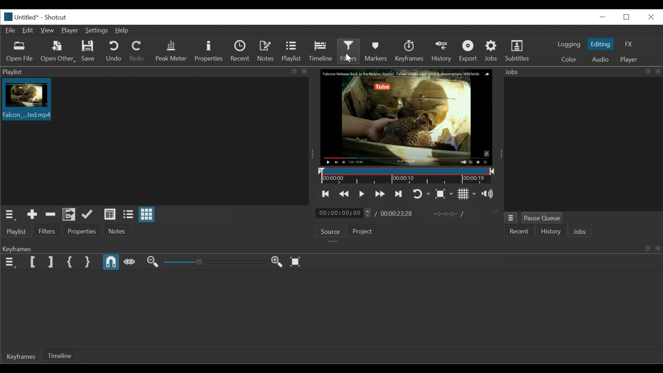 The width and height of the screenshot is (663, 373). What do you see at coordinates (59, 51) in the screenshot?
I see `Open Other` at bounding box center [59, 51].